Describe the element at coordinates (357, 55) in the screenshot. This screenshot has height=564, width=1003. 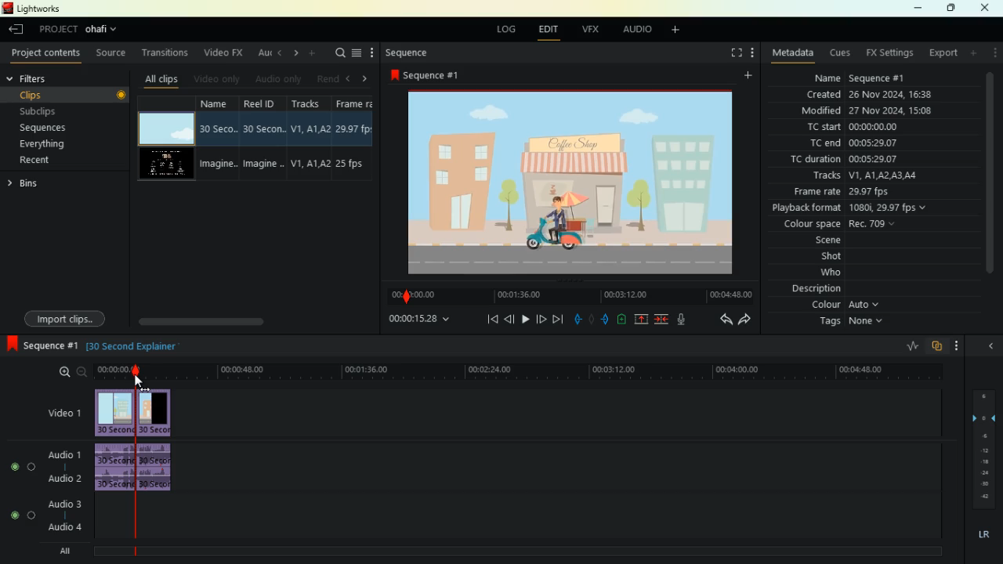
I see `menu` at that location.